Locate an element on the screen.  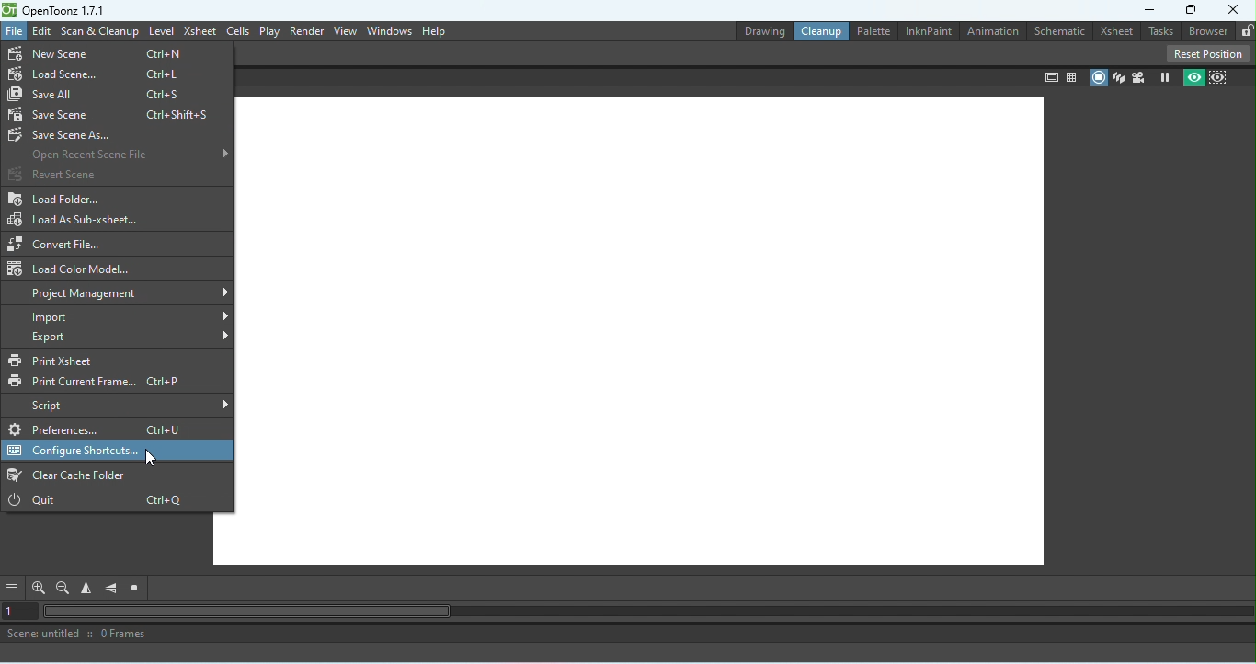
Save scene as is located at coordinates (81, 132).